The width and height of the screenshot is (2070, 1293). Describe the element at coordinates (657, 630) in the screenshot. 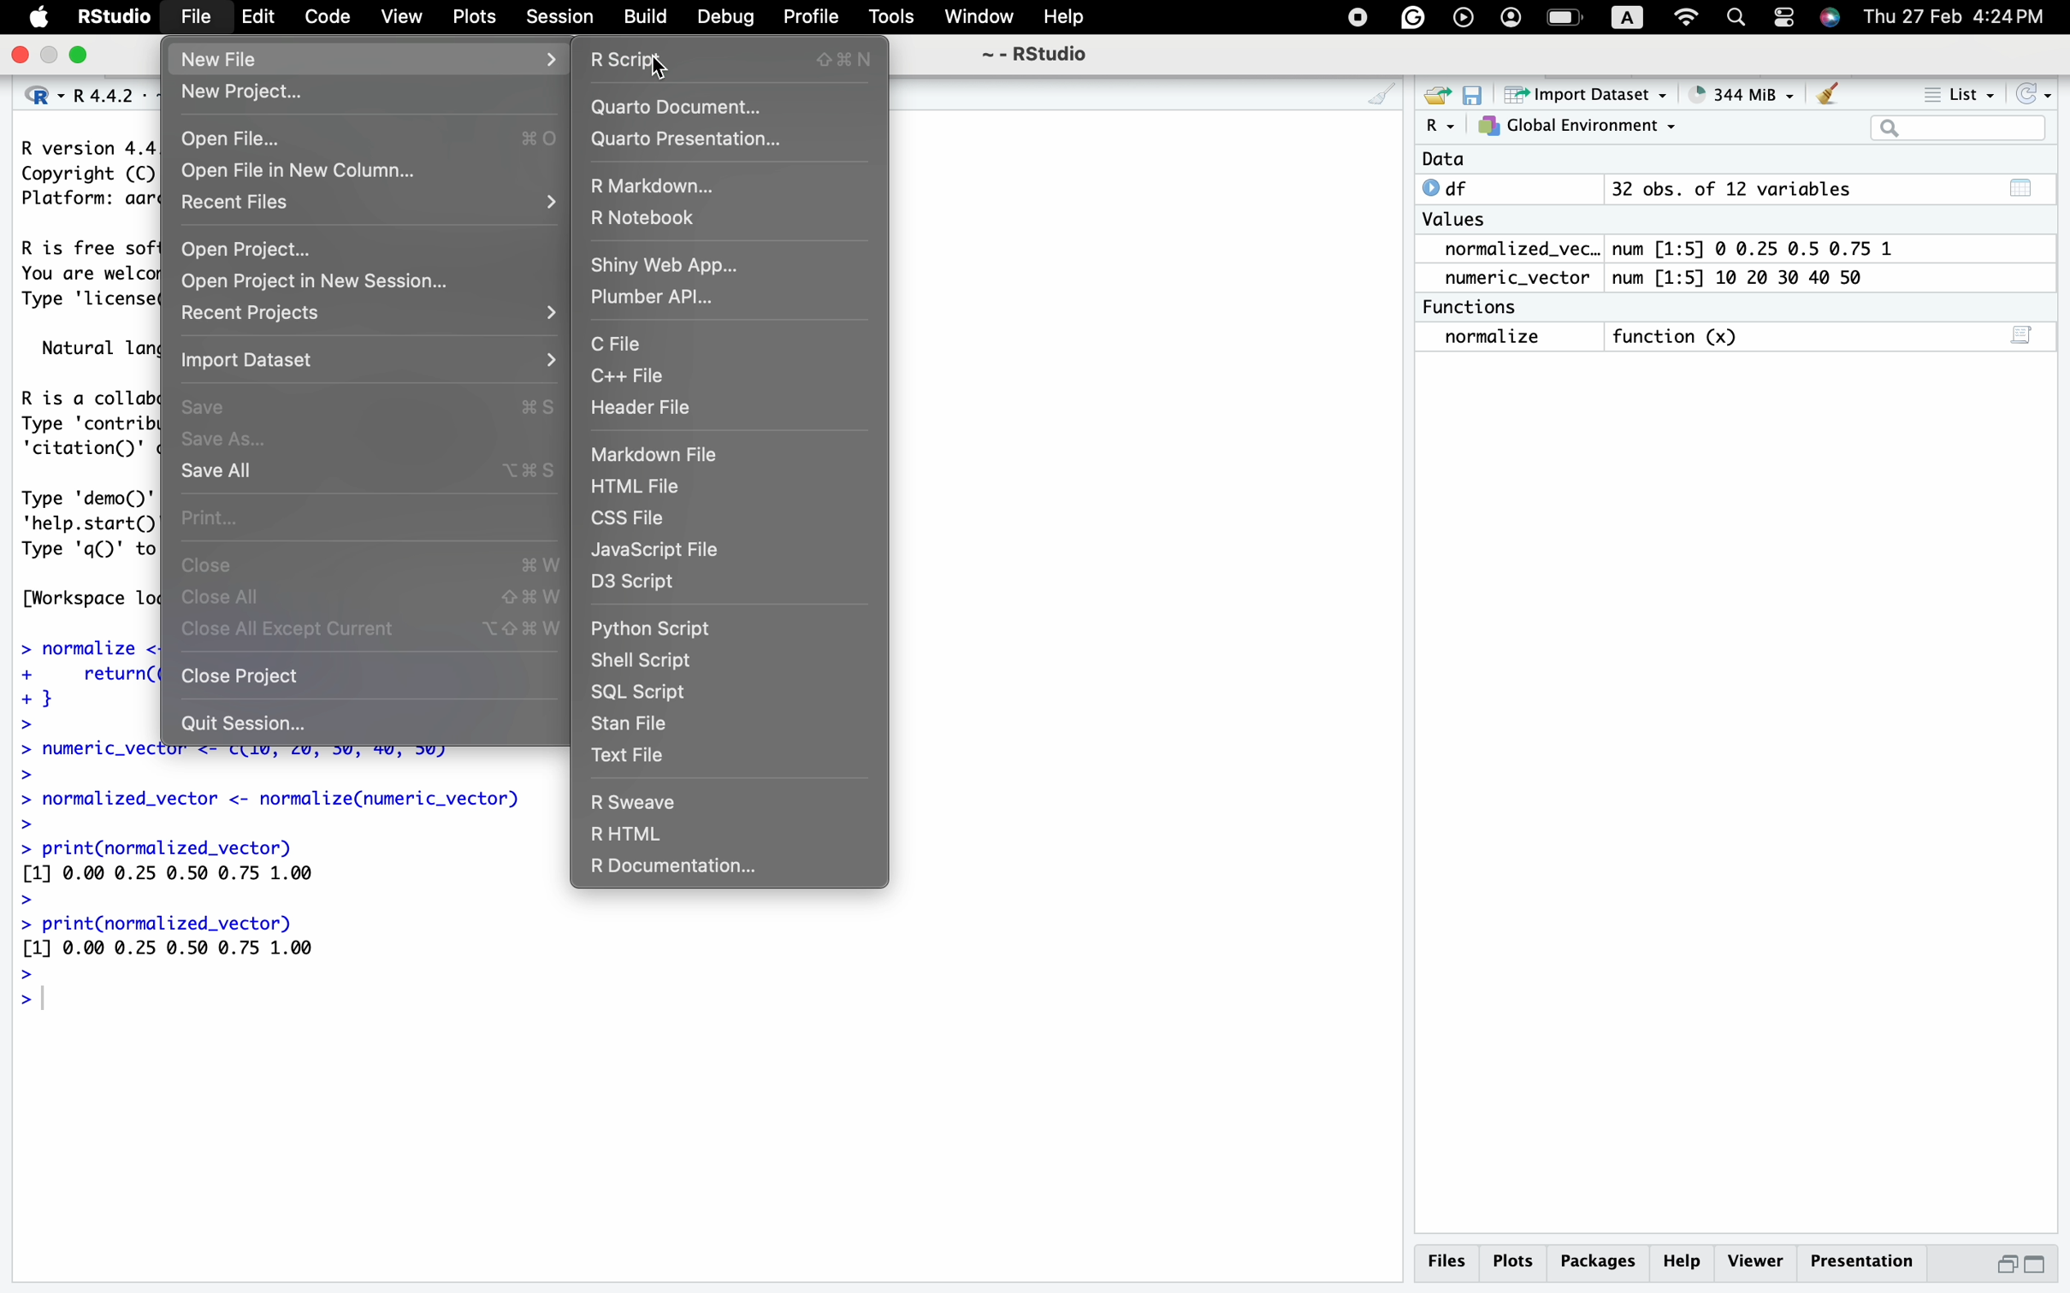

I see `Python Script` at that location.